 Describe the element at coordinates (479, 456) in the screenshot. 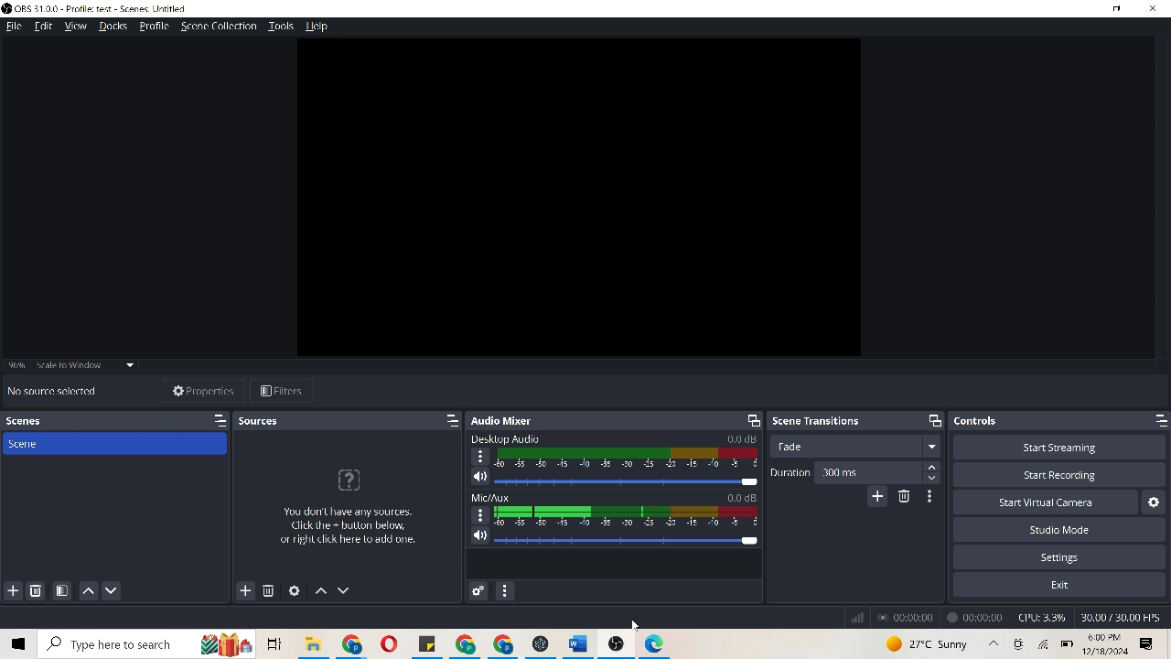

I see `options` at that location.